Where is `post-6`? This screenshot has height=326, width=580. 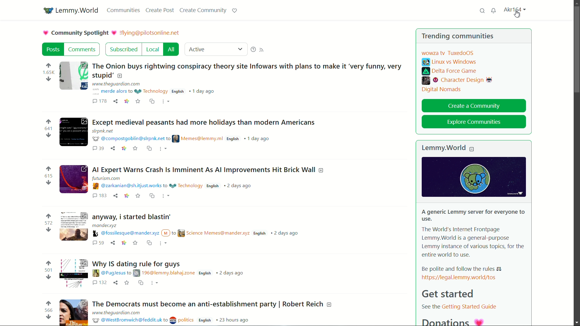
post-6 is located at coordinates (212, 303).